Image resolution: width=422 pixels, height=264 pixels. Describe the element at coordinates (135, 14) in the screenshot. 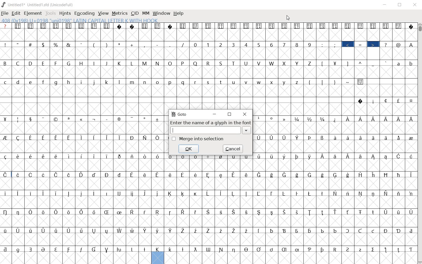

I see `cid` at that location.